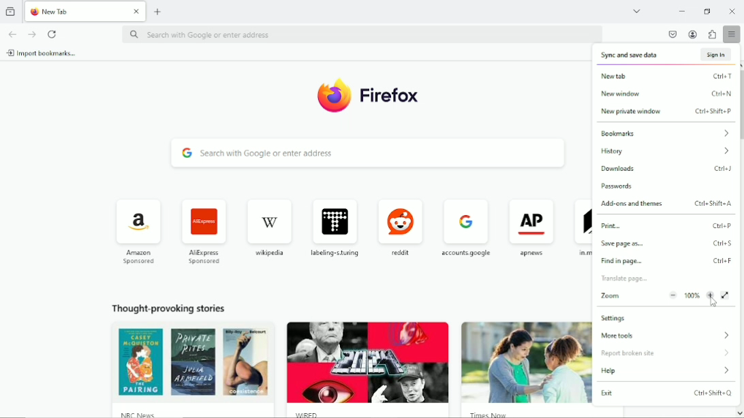 The width and height of the screenshot is (744, 418). Describe the element at coordinates (733, 12) in the screenshot. I see `Close` at that location.